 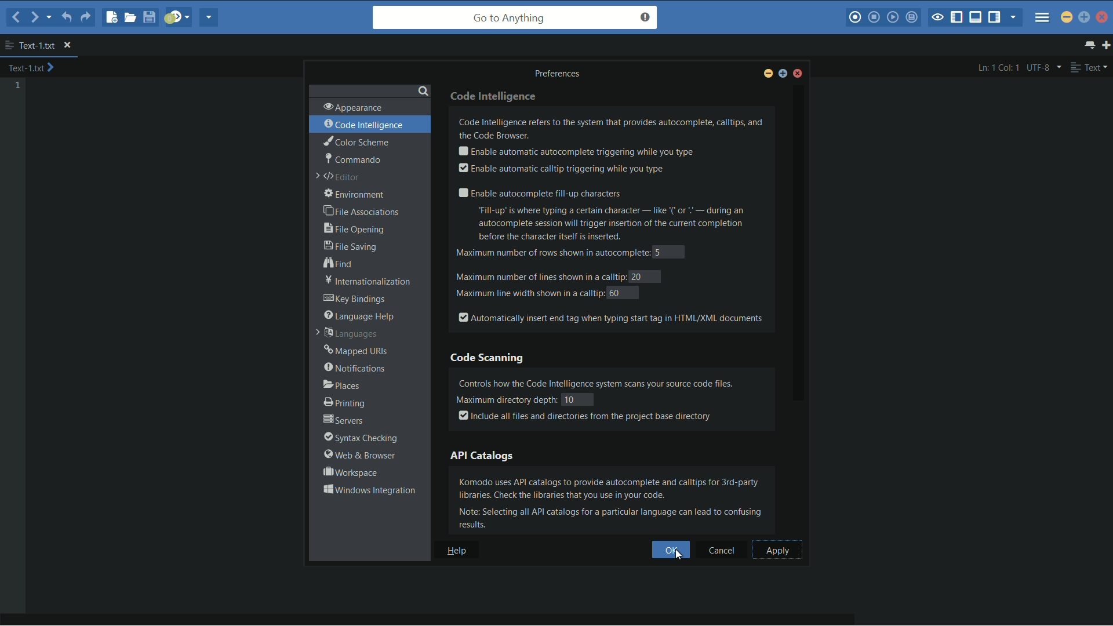 What do you see at coordinates (357, 299) in the screenshot?
I see `key bindings` at bounding box center [357, 299].